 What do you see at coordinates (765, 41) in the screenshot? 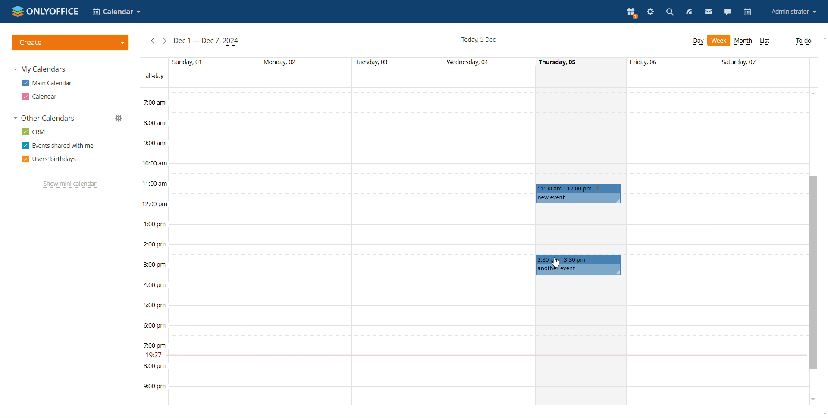
I see `list view` at bounding box center [765, 41].